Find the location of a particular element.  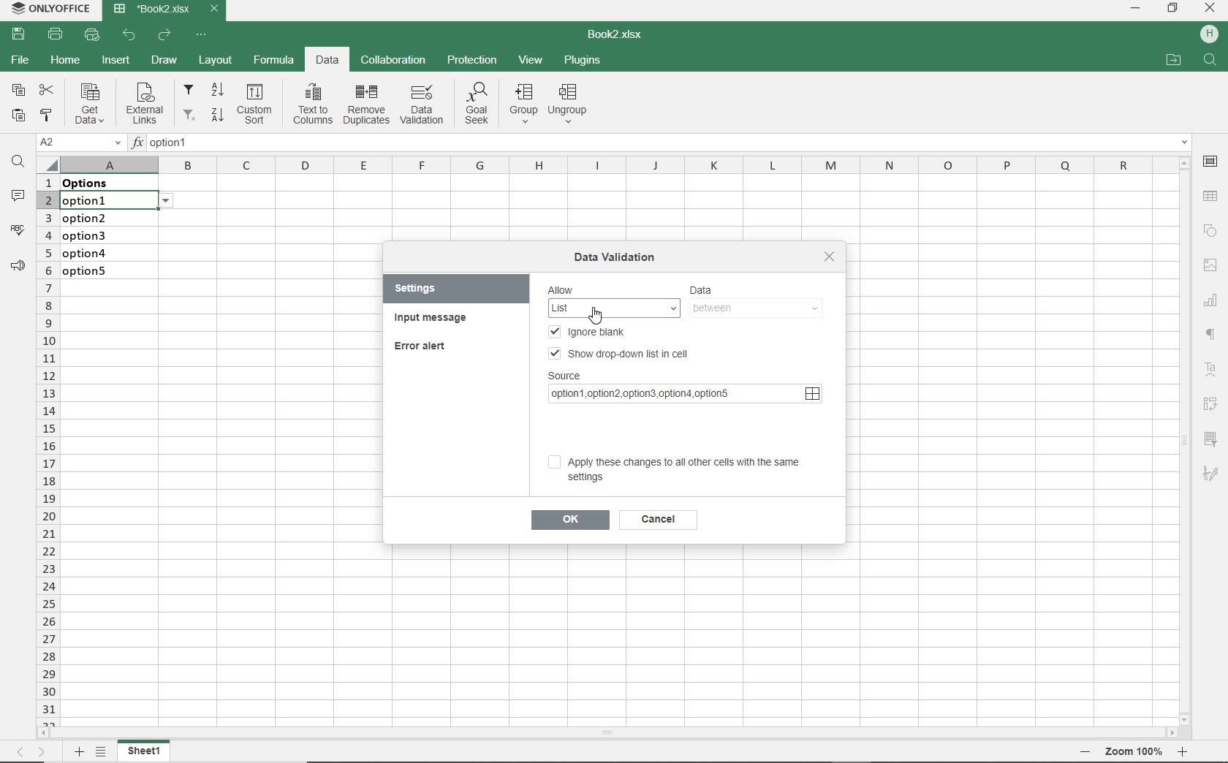

COLUMNS is located at coordinates (615, 164).